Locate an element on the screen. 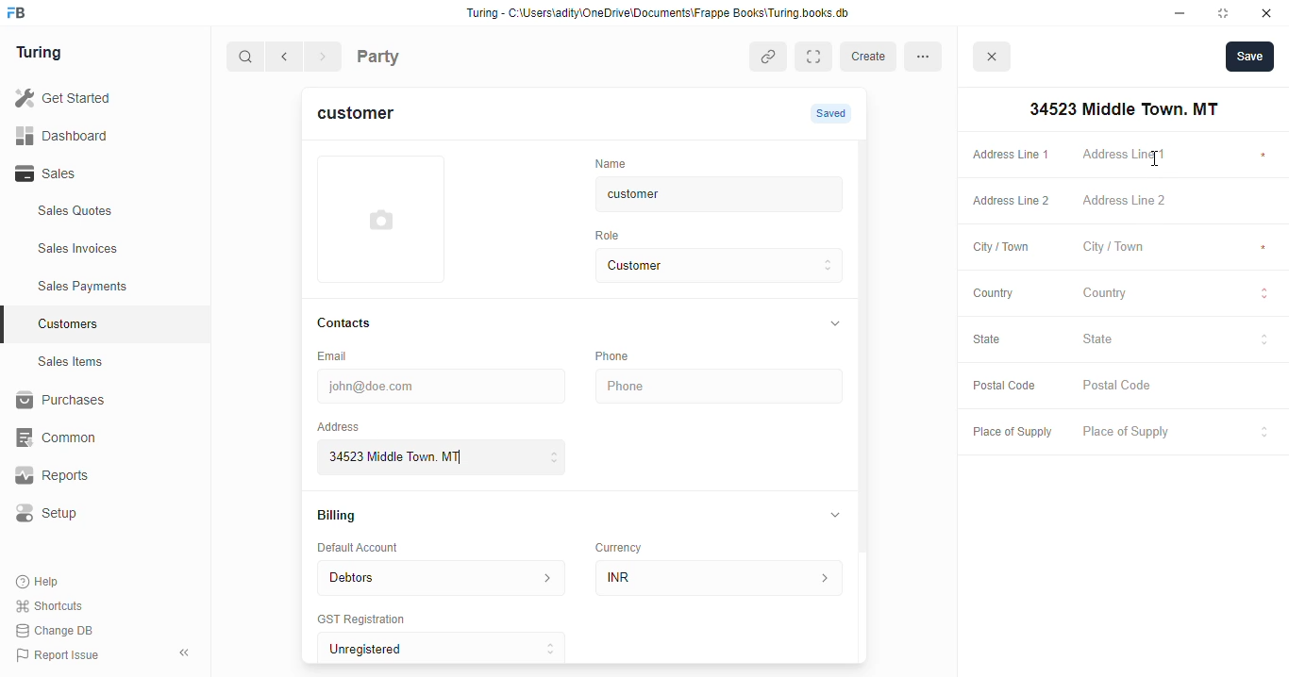 The height and width of the screenshot is (677, 1289). ‘Name is located at coordinates (615, 162).